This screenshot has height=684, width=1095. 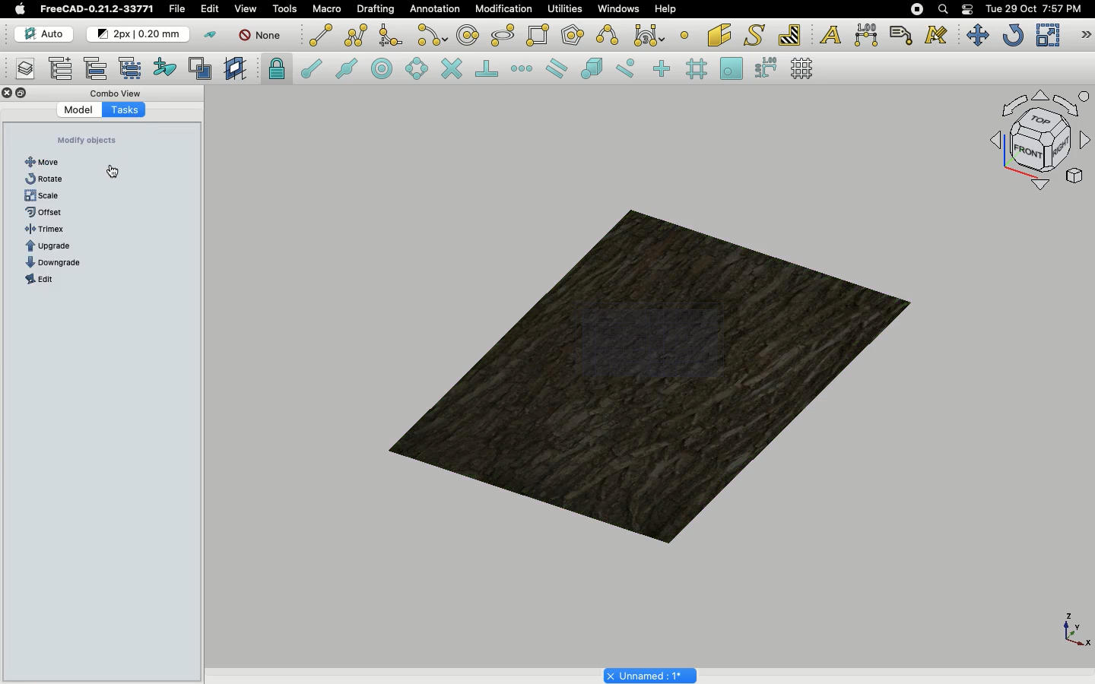 What do you see at coordinates (830, 36) in the screenshot?
I see `Text` at bounding box center [830, 36].